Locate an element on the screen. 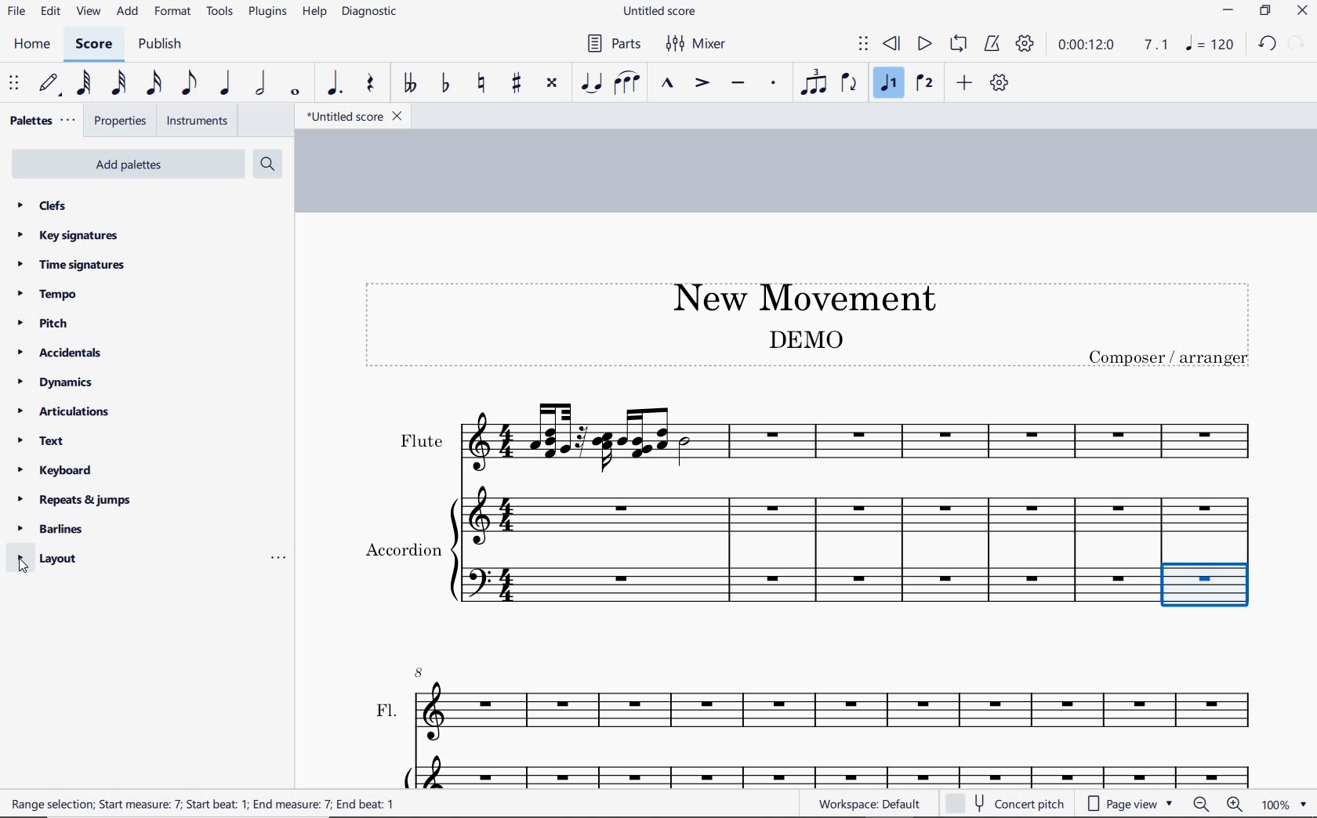 Image resolution: width=1317 pixels, height=818 pixels. view is located at coordinates (86, 13).